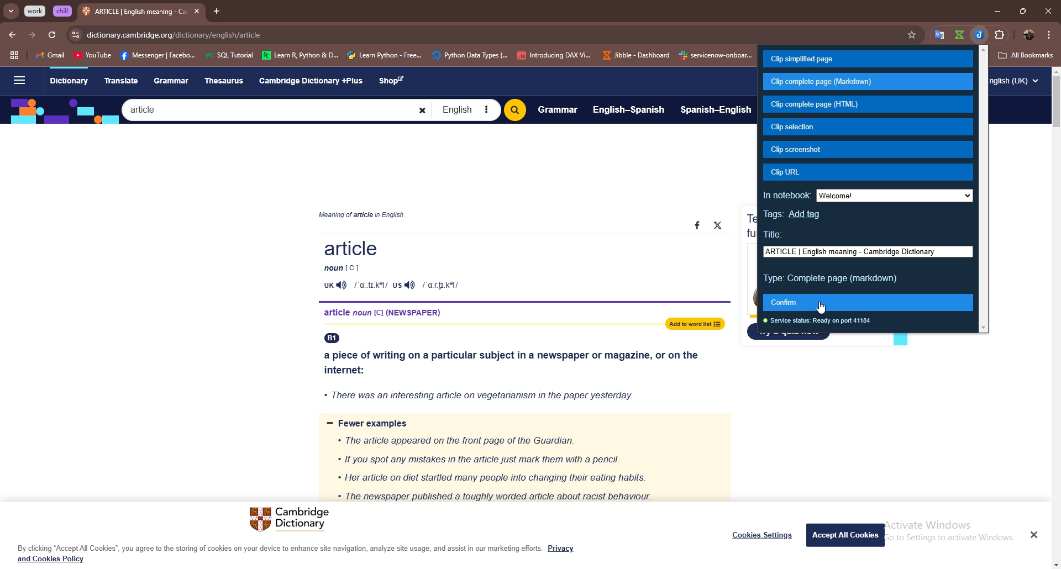  Describe the element at coordinates (14, 56) in the screenshot. I see `tab groups` at that location.